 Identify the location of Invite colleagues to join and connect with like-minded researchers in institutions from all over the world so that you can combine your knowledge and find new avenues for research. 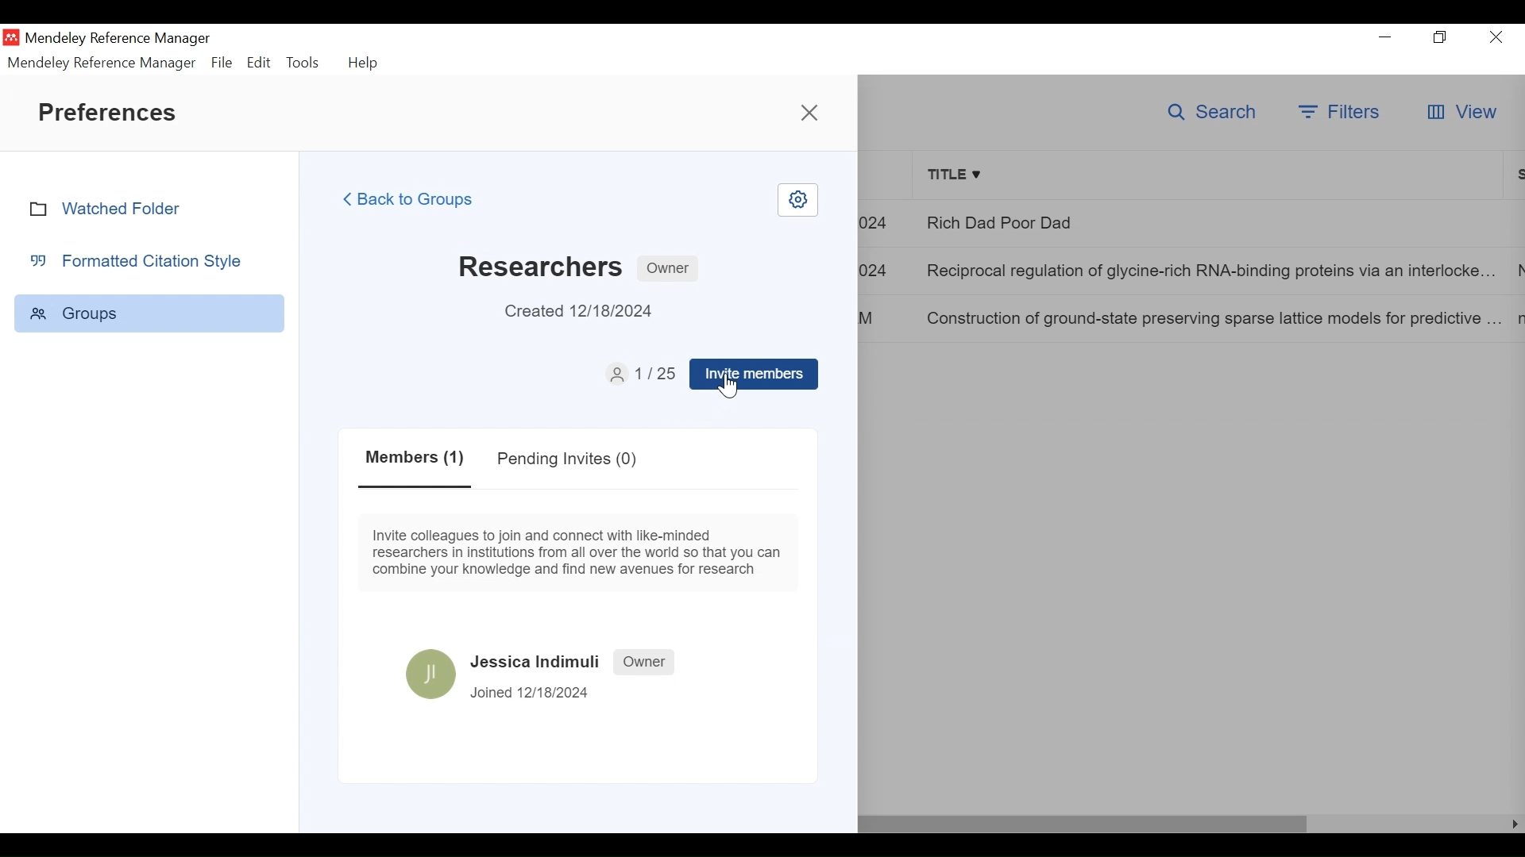
(580, 551).